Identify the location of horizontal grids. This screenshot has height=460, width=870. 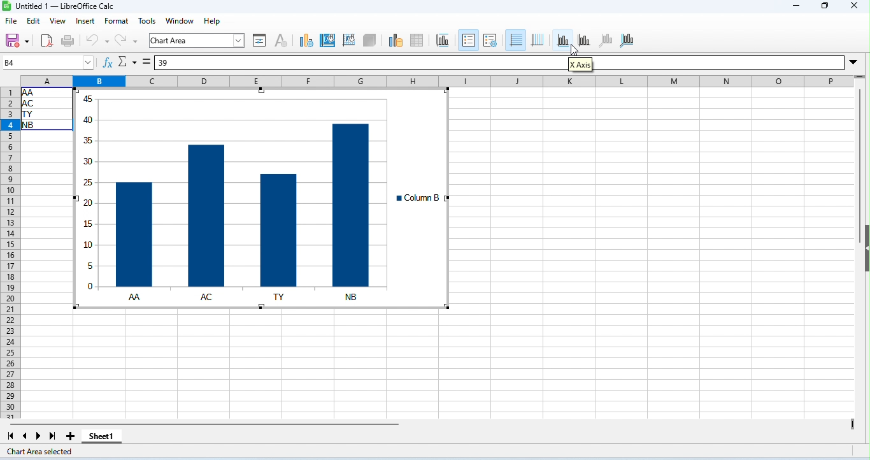
(516, 40).